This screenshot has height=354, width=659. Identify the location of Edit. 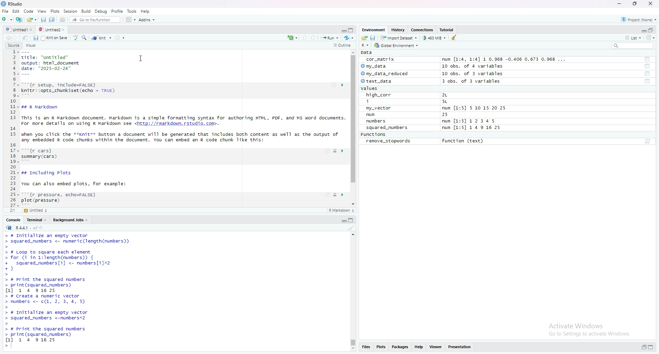
(15, 11).